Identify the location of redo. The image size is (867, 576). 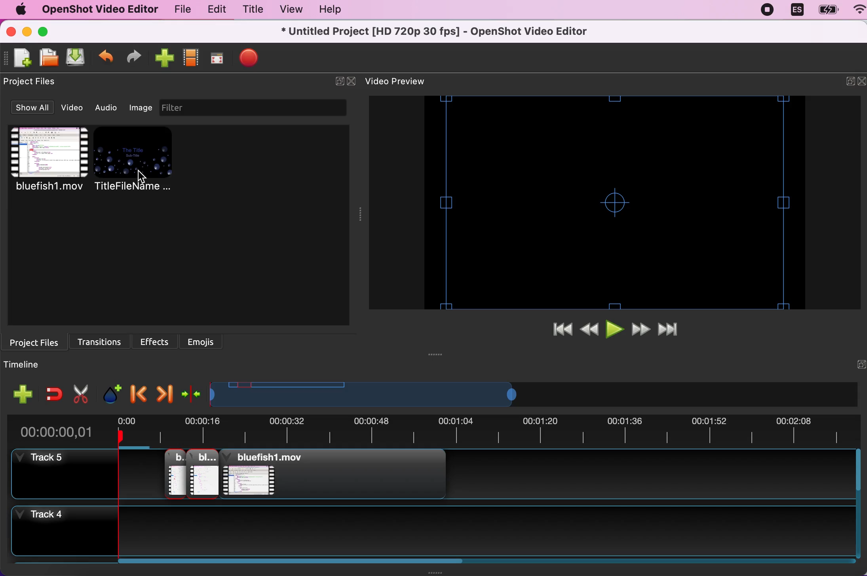
(134, 58).